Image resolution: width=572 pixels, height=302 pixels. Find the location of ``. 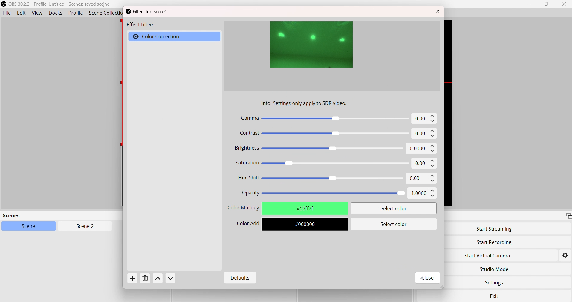

 is located at coordinates (68, 4).